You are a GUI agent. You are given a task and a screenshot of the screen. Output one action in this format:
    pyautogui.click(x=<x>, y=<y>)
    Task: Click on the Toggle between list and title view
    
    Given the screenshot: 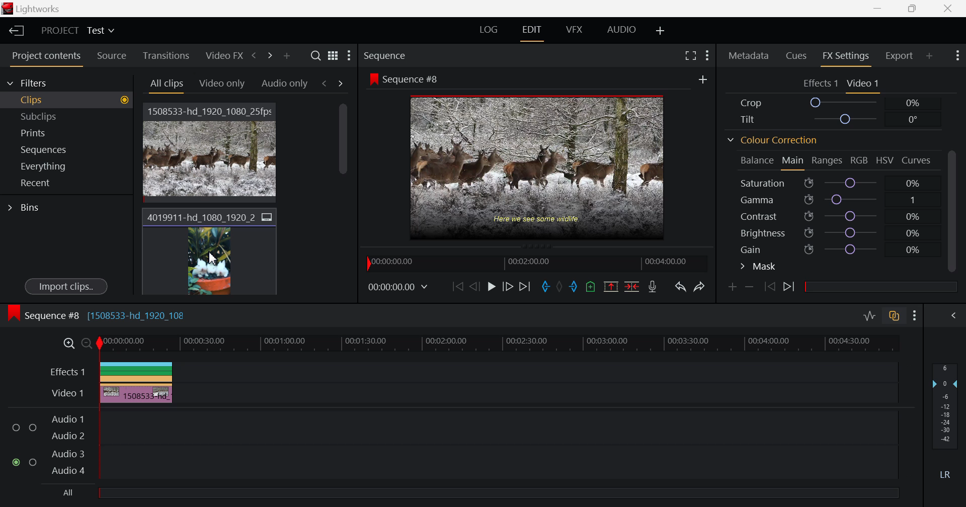 What is the action you would take?
    pyautogui.click(x=333, y=55)
    